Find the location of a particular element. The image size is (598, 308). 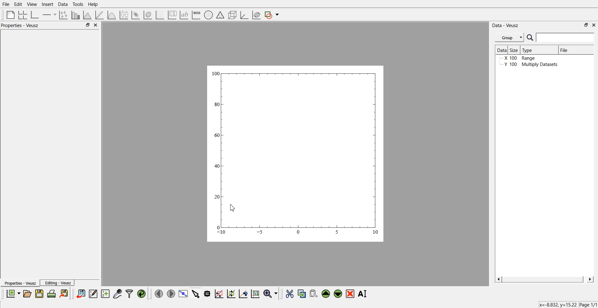

plot bar chart is located at coordinates (75, 15).